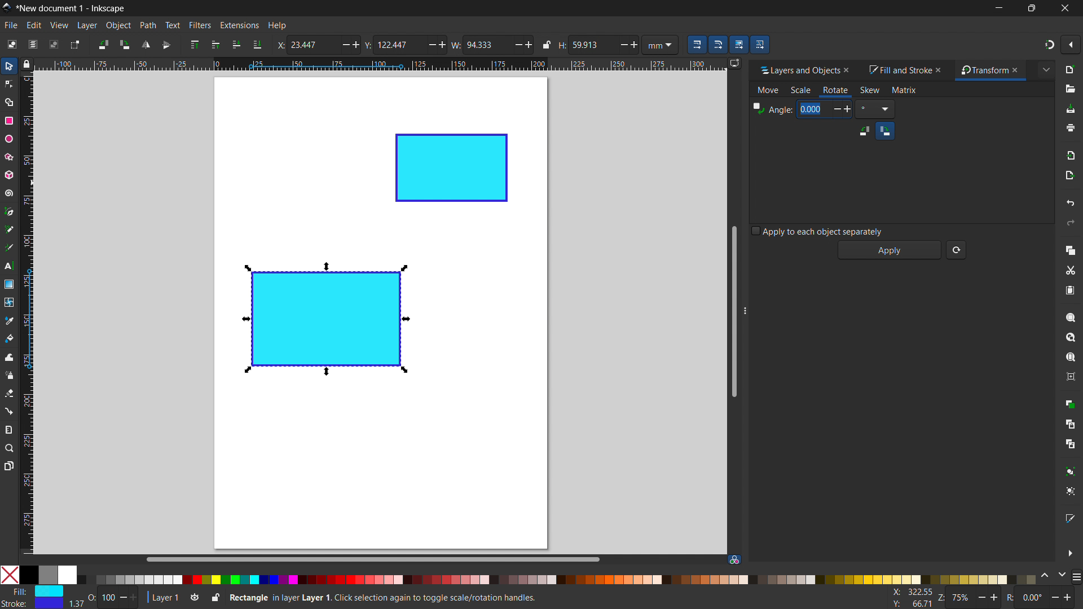 The width and height of the screenshot is (1083, 609). What do you see at coordinates (430, 44) in the screenshot?
I see `Minus/ Decrease` at bounding box center [430, 44].